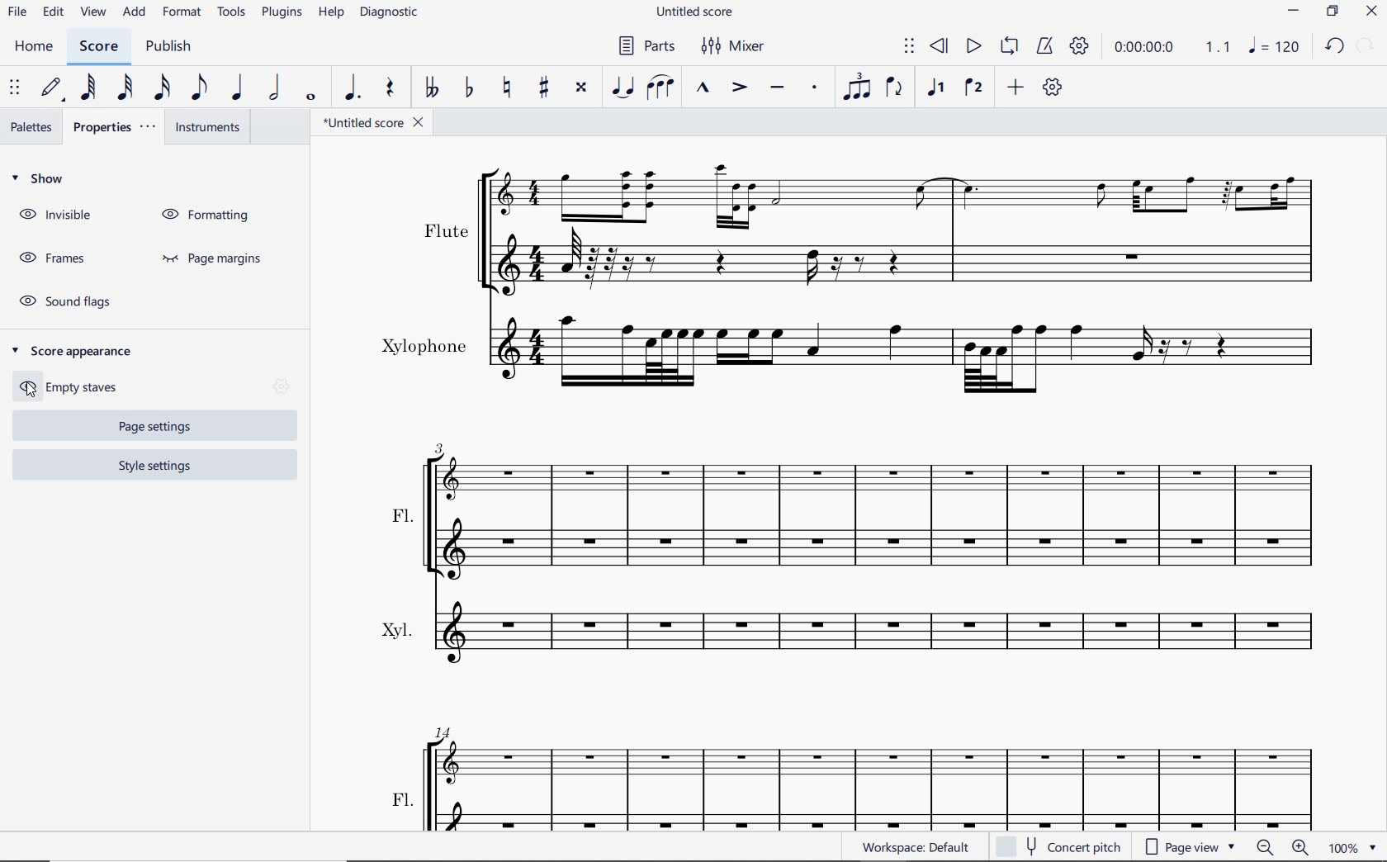 This screenshot has height=862, width=1387. What do you see at coordinates (730, 46) in the screenshot?
I see `MIXER` at bounding box center [730, 46].